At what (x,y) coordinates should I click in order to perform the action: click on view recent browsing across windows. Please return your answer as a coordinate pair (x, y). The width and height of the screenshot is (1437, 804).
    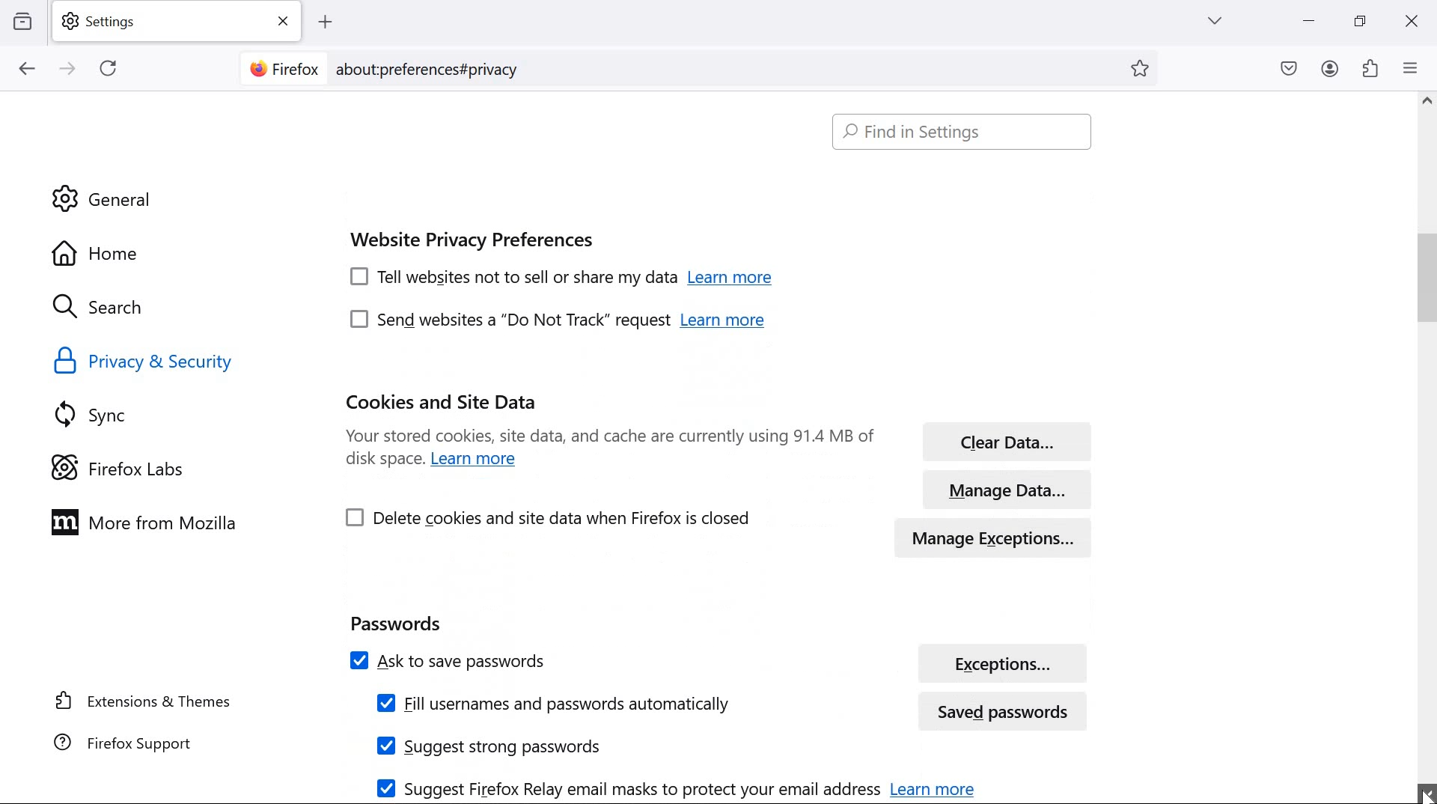
    Looking at the image, I should click on (22, 19).